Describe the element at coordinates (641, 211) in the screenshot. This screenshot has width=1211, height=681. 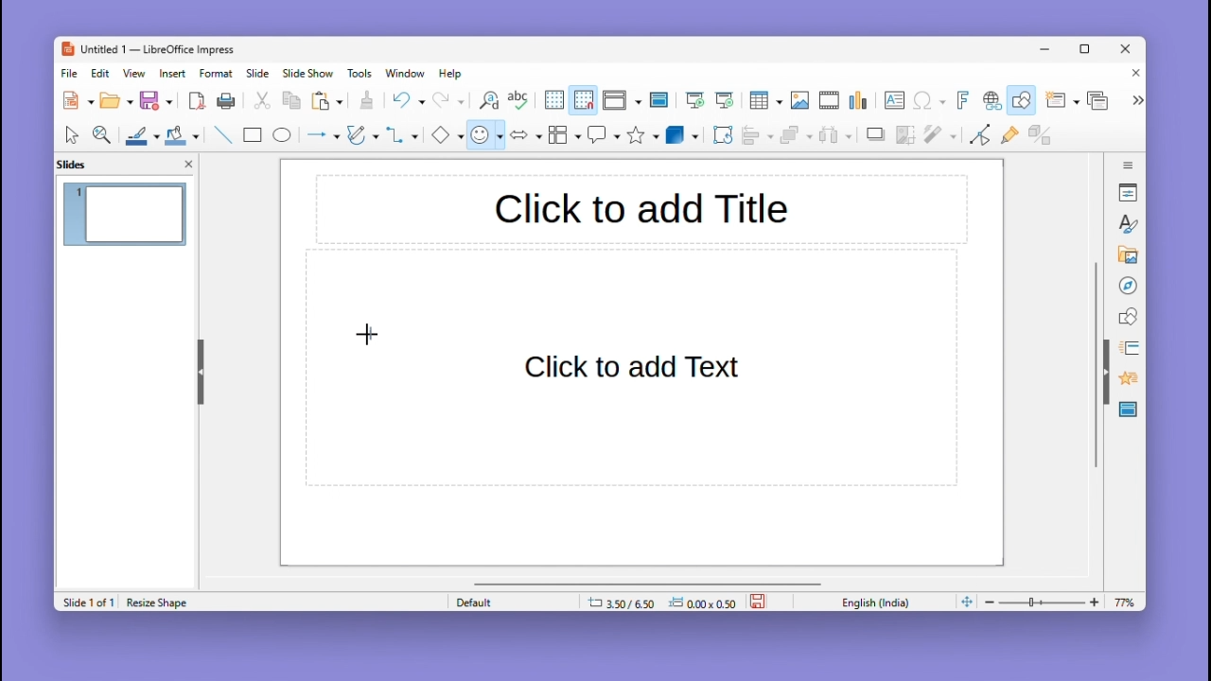
I see `Title` at that location.